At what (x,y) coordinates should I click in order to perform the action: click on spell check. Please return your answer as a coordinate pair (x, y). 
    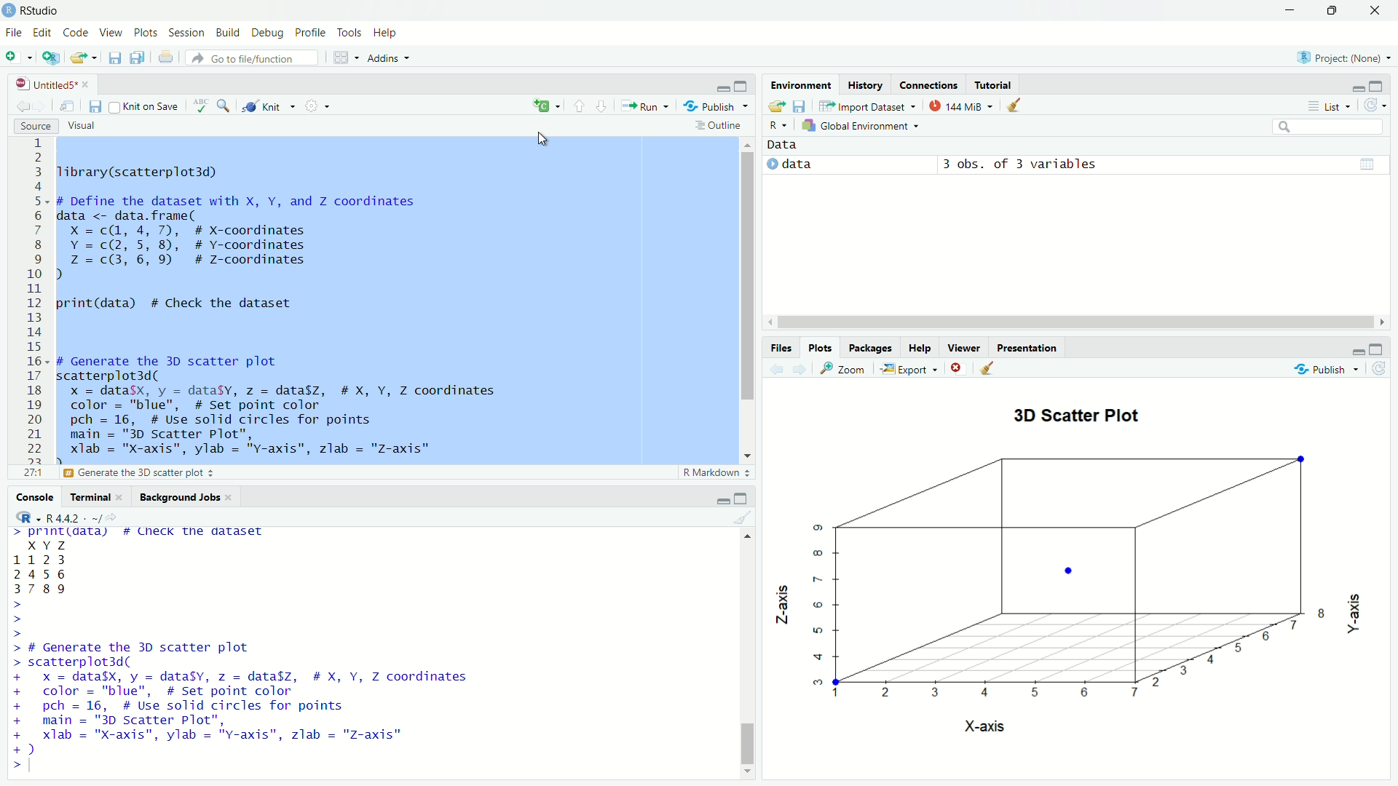
    Looking at the image, I should click on (200, 106).